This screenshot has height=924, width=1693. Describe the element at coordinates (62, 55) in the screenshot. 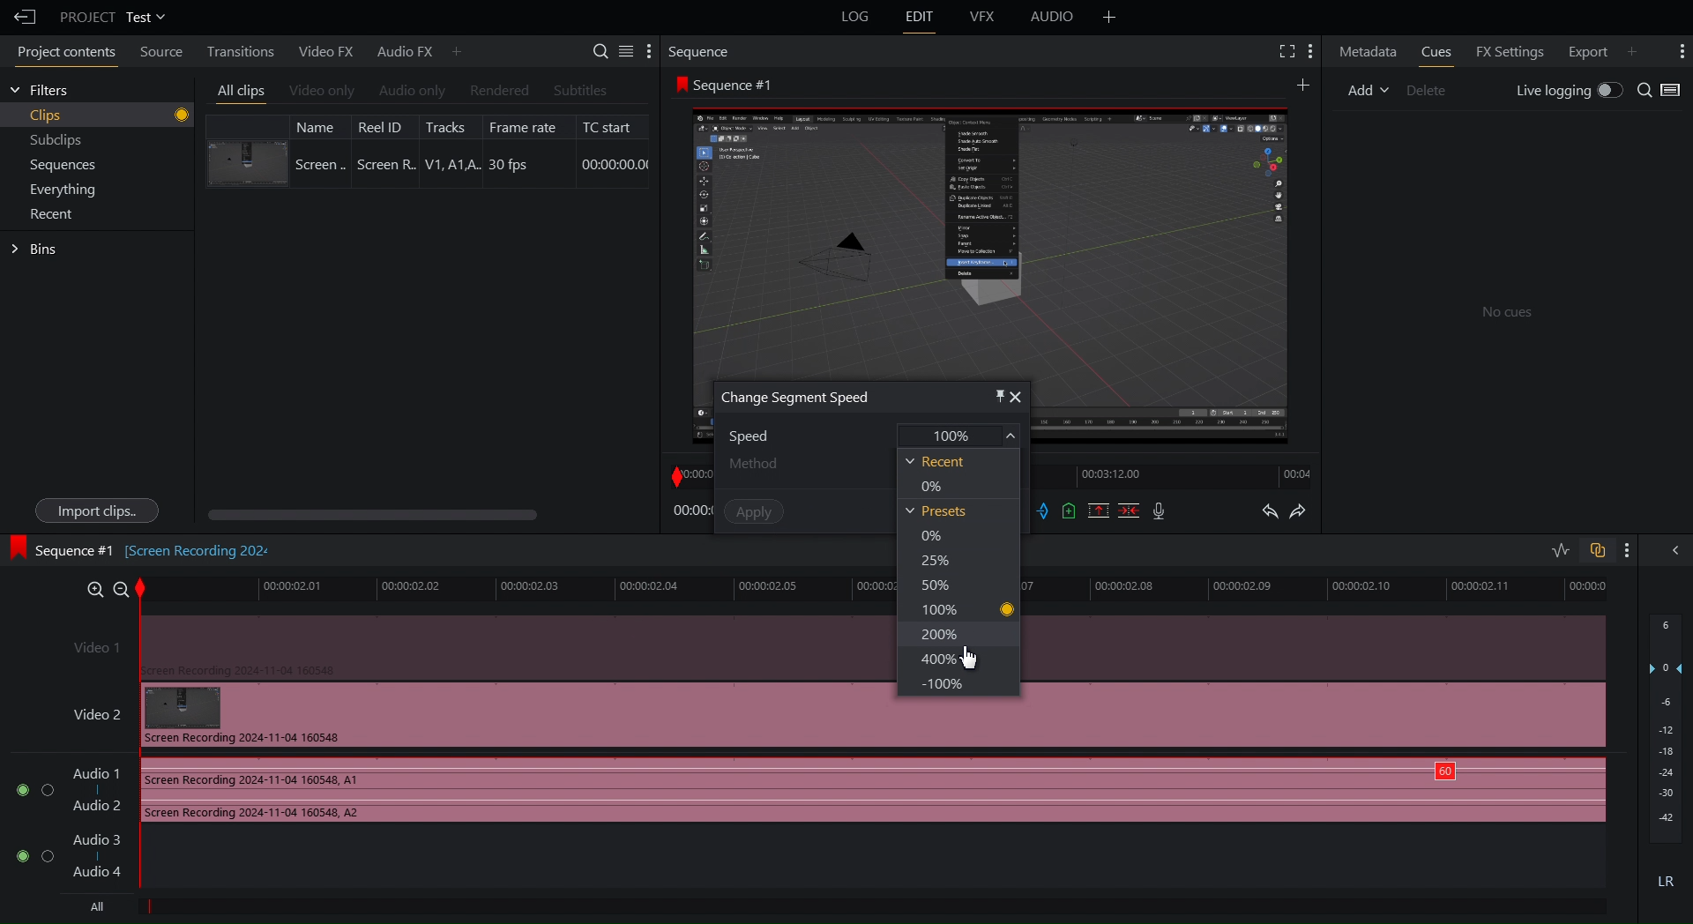

I see `Project contents` at that location.